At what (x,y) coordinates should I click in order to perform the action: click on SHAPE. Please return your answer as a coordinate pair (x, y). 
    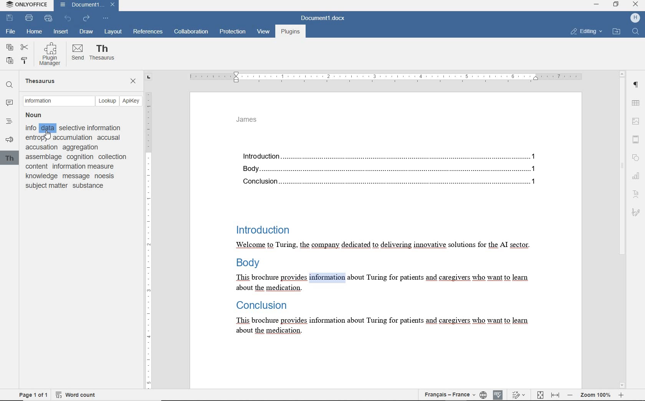
    Looking at the image, I should click on (635, 157).